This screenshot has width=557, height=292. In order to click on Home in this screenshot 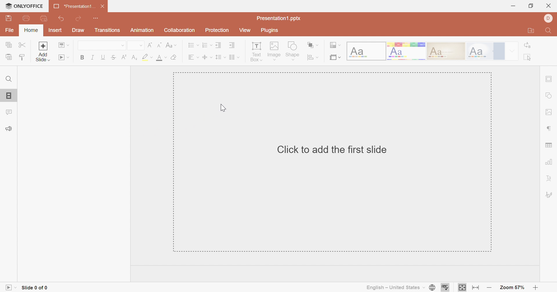, I will do `click(31, 30)`.